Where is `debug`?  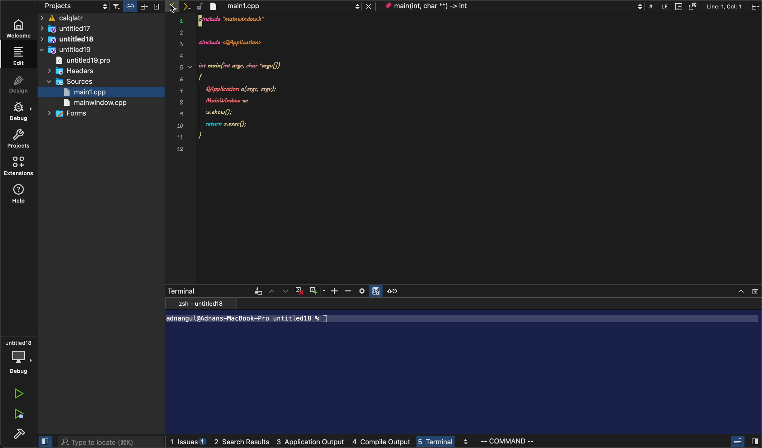
debug is located at coordinates (19, 113).